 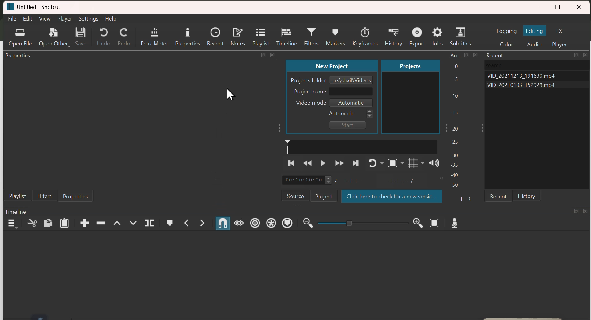 I want to click on F X, so click(x=561, y=30).